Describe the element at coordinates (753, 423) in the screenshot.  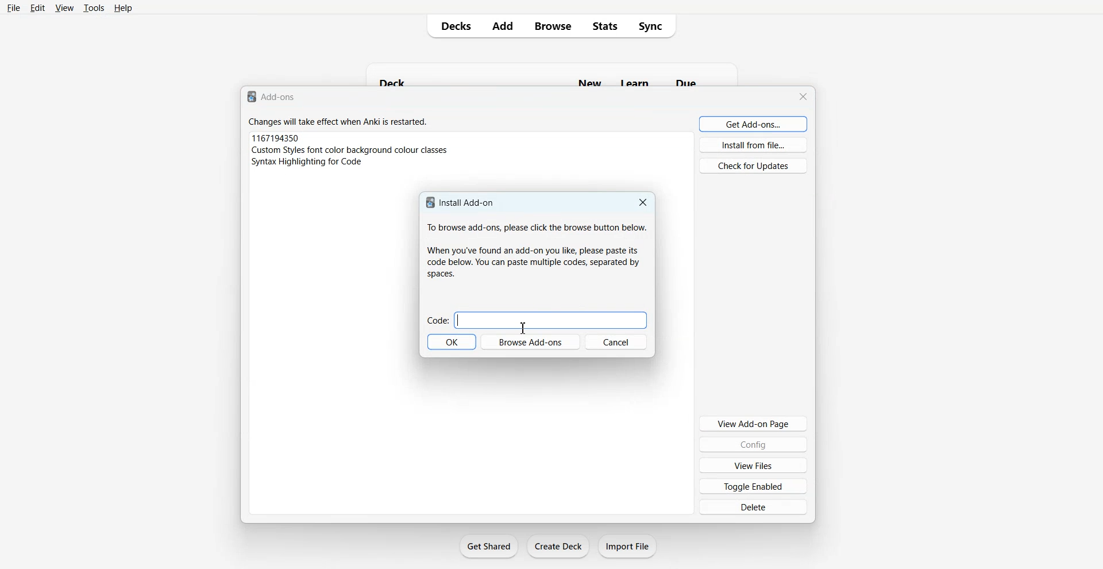
I see `View Add-on Page` at that location.